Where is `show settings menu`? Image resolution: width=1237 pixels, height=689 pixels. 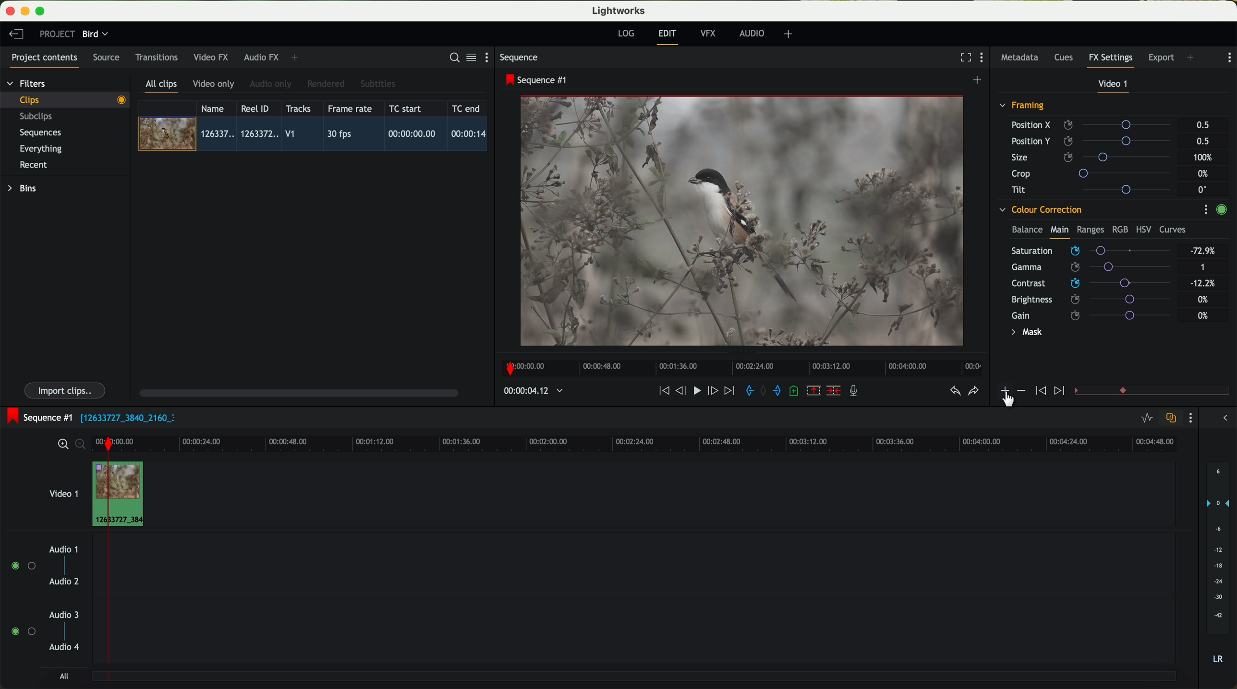 show settings menu is located at coordinates (1189, 418).